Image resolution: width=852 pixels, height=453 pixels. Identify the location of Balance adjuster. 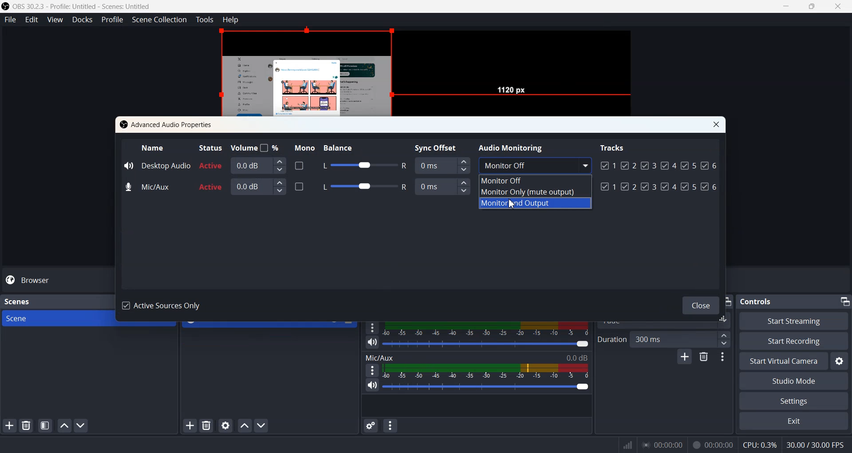
(362, 185).